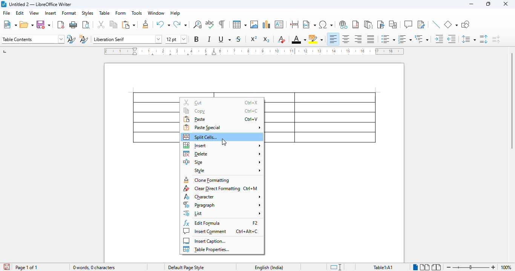 Image resolution: width=515 pixels, height=271 pixels. What do you see at coordinates (239, 39) in the screenshot?
I see `strikethrough` at bounding box center [239, 39].